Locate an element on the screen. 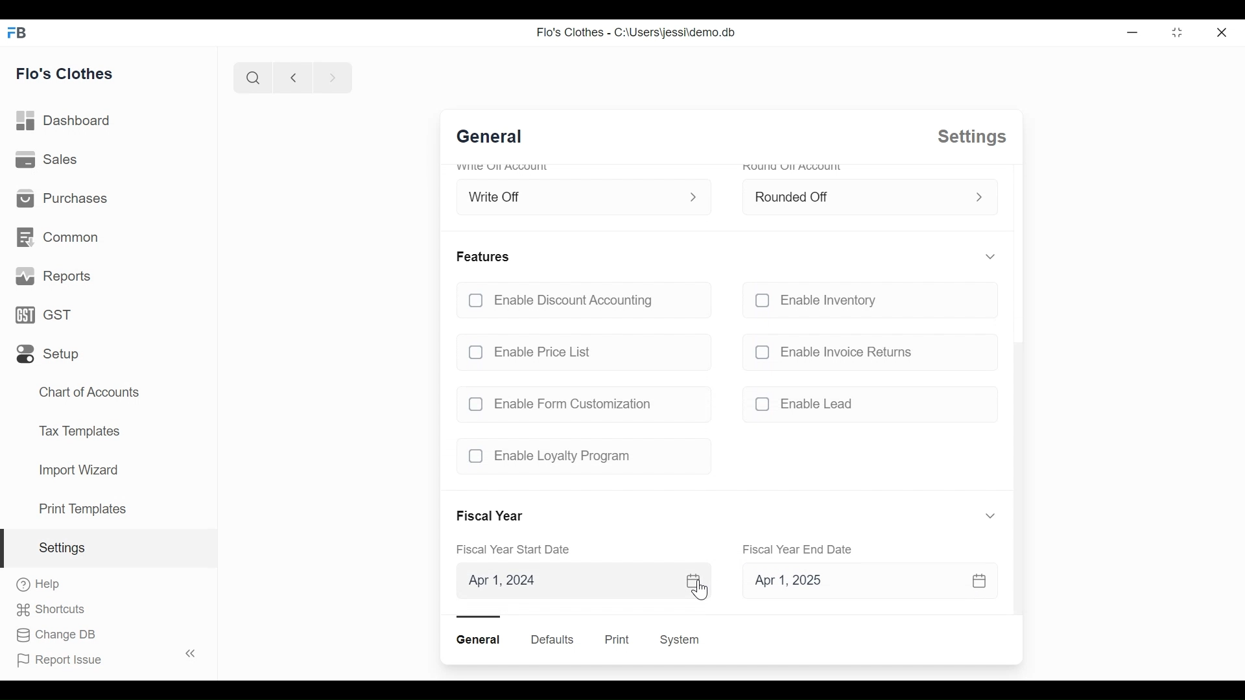 This screenshot has width=1245, height=700. Common is located at coordinates (60, 239).